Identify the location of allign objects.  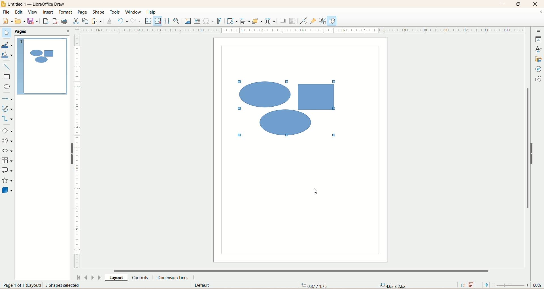
(245, 20).